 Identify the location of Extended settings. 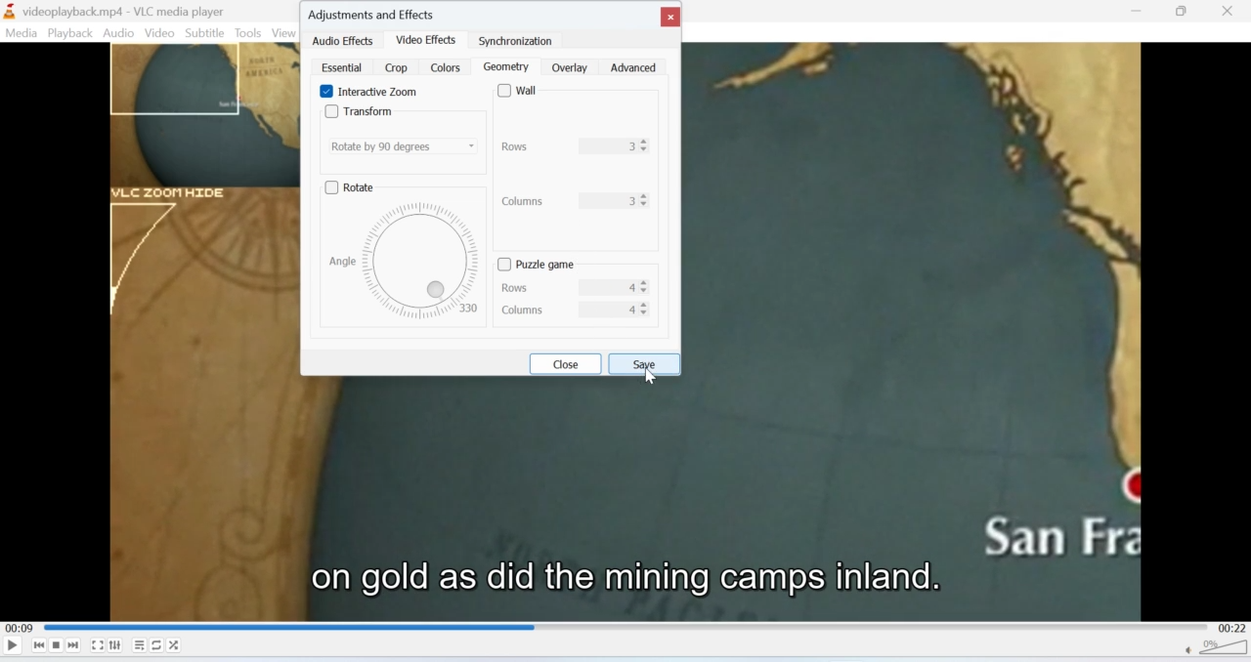
(114, 644).